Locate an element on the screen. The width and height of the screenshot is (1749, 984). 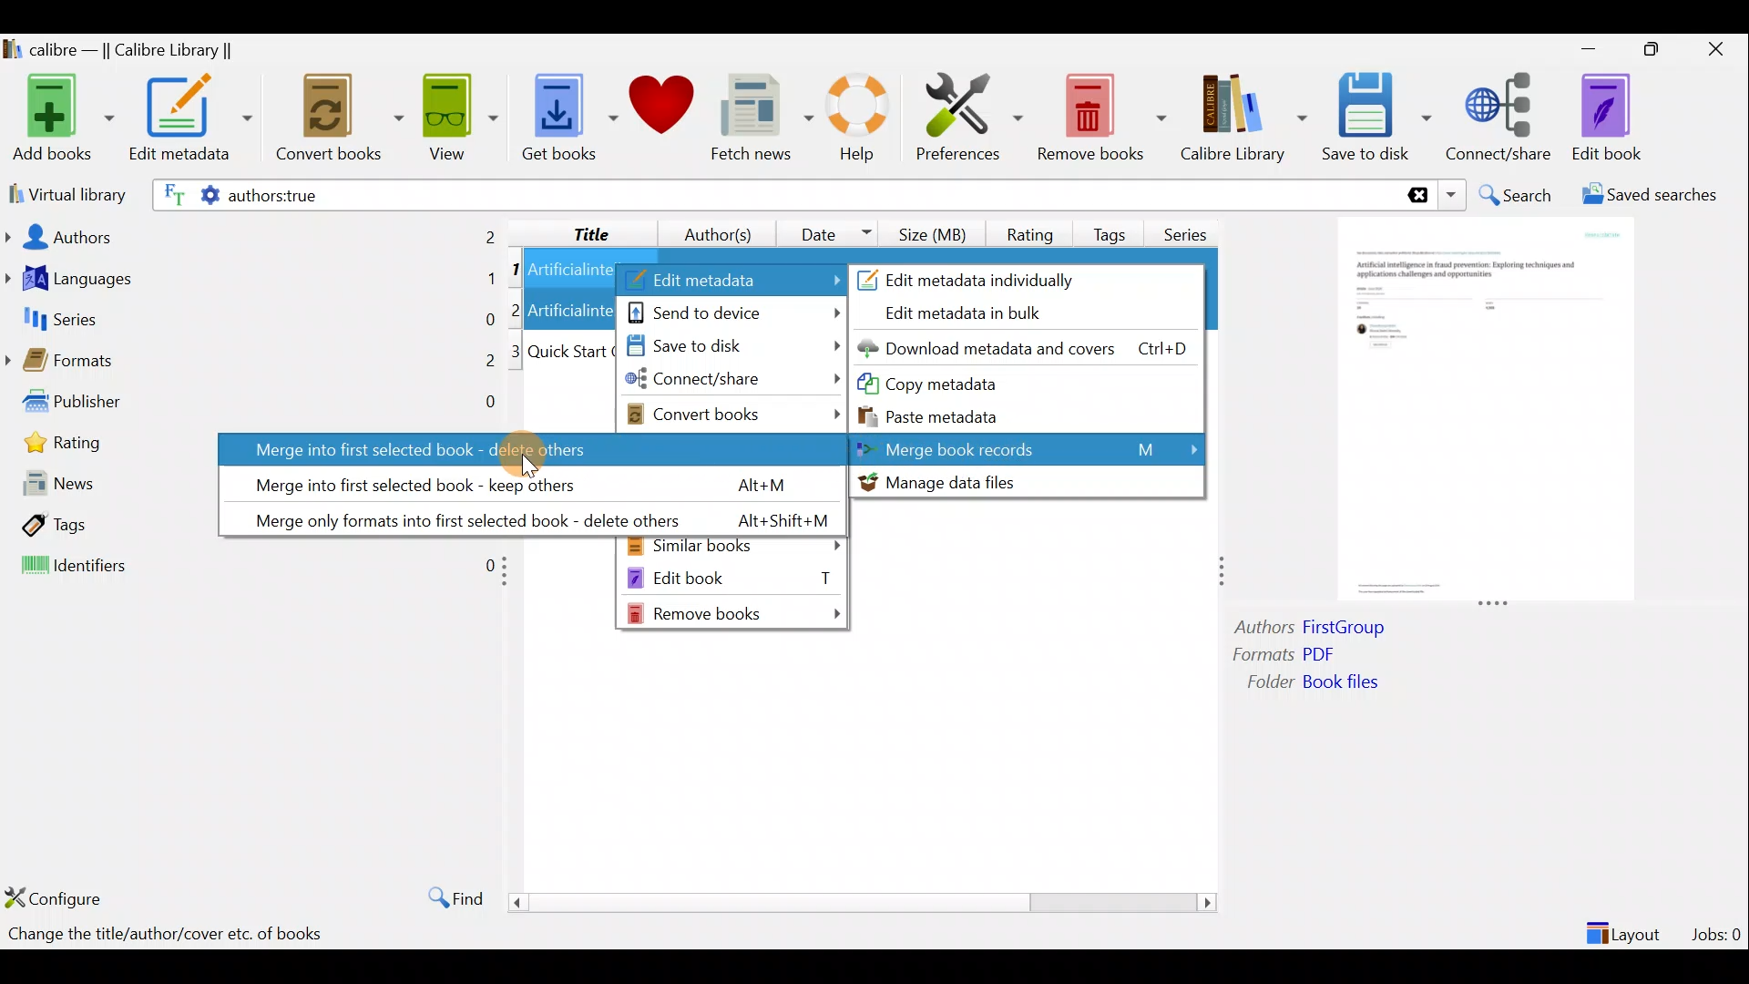
Get books is located at coordinates (568, 116).